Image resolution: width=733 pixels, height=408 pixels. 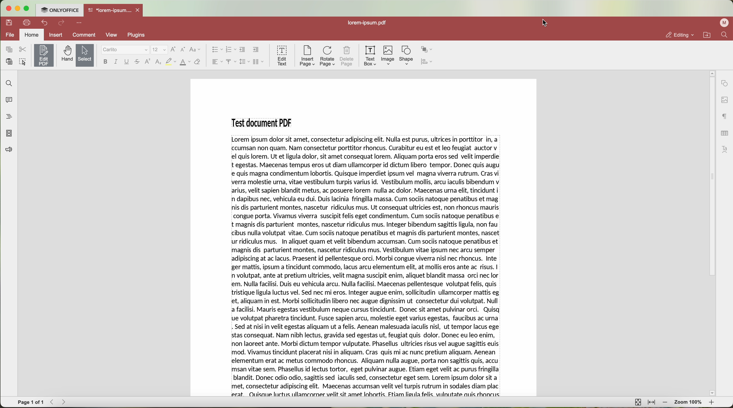 What do you see at coordinates (217, 62) in the screenshot?
I see `horizontal align` at bounding box center [217, 62].